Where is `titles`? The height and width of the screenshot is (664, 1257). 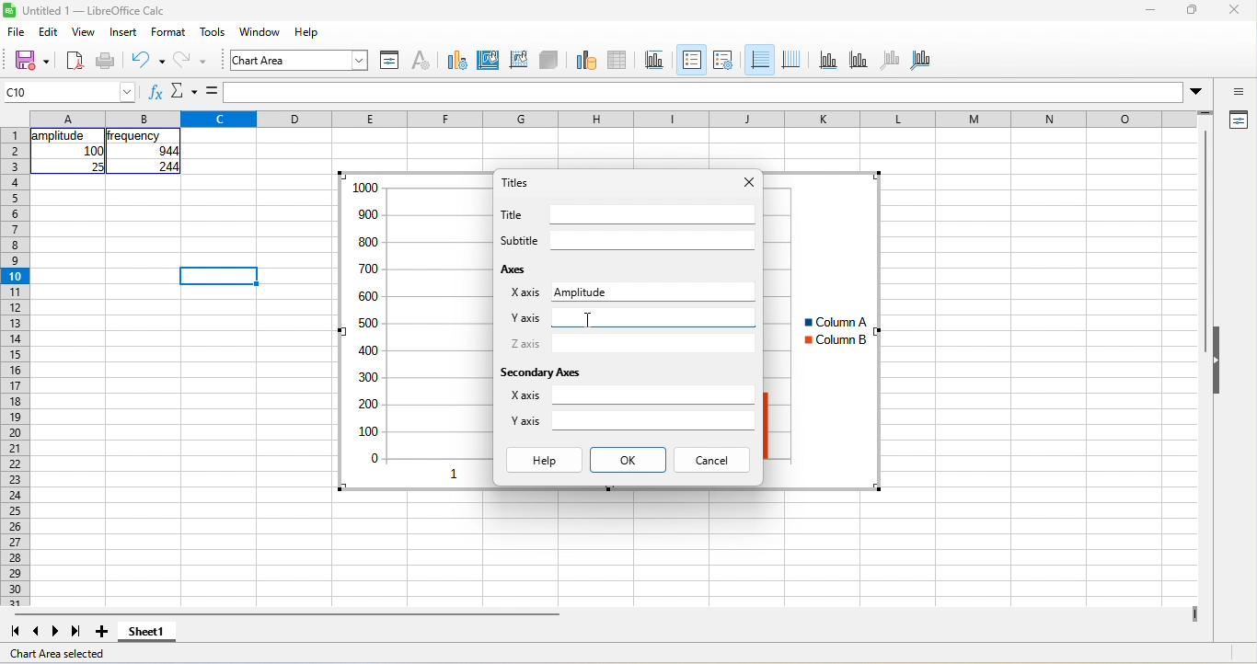
titles is located at coordinates (655, 61).